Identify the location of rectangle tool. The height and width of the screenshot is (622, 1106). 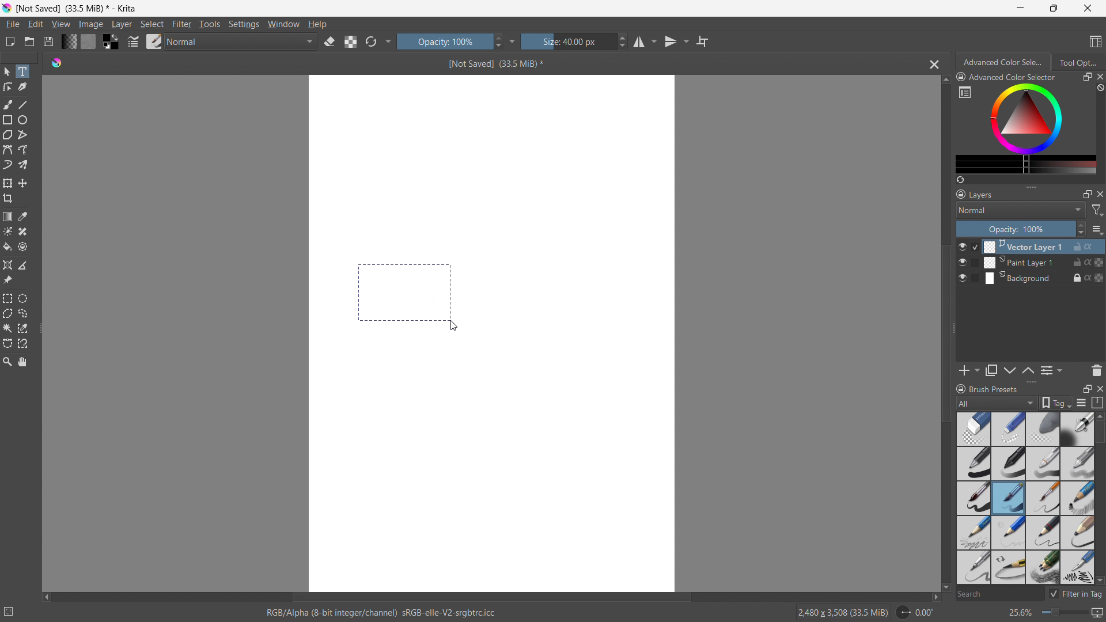
(8, 120).